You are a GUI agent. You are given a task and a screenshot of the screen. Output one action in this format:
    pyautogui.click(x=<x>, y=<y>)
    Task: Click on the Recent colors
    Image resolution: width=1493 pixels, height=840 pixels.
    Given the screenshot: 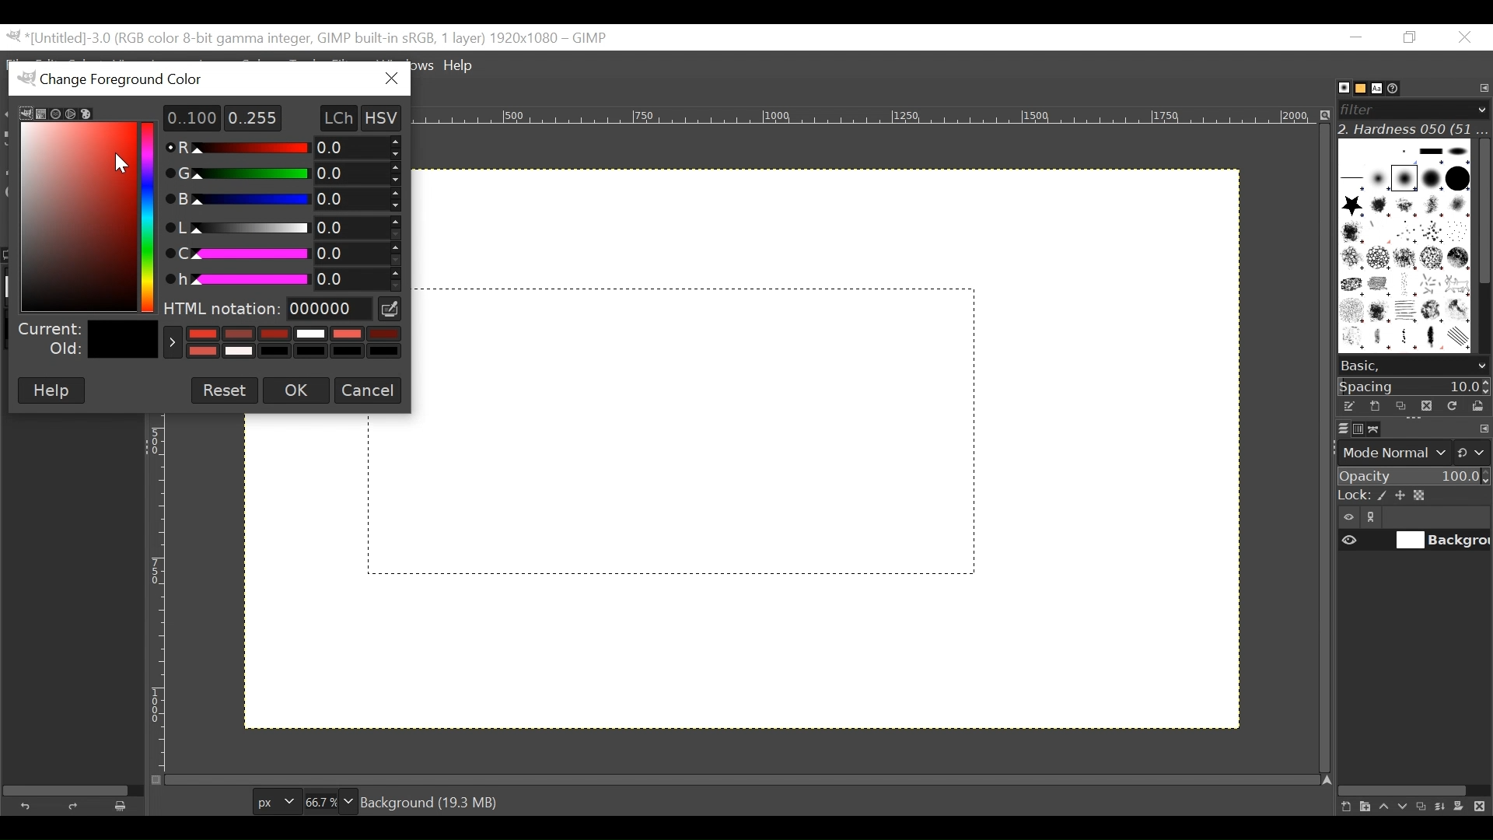 What is the action you would take?
    pyautogui.click(x=282, y=342)
    